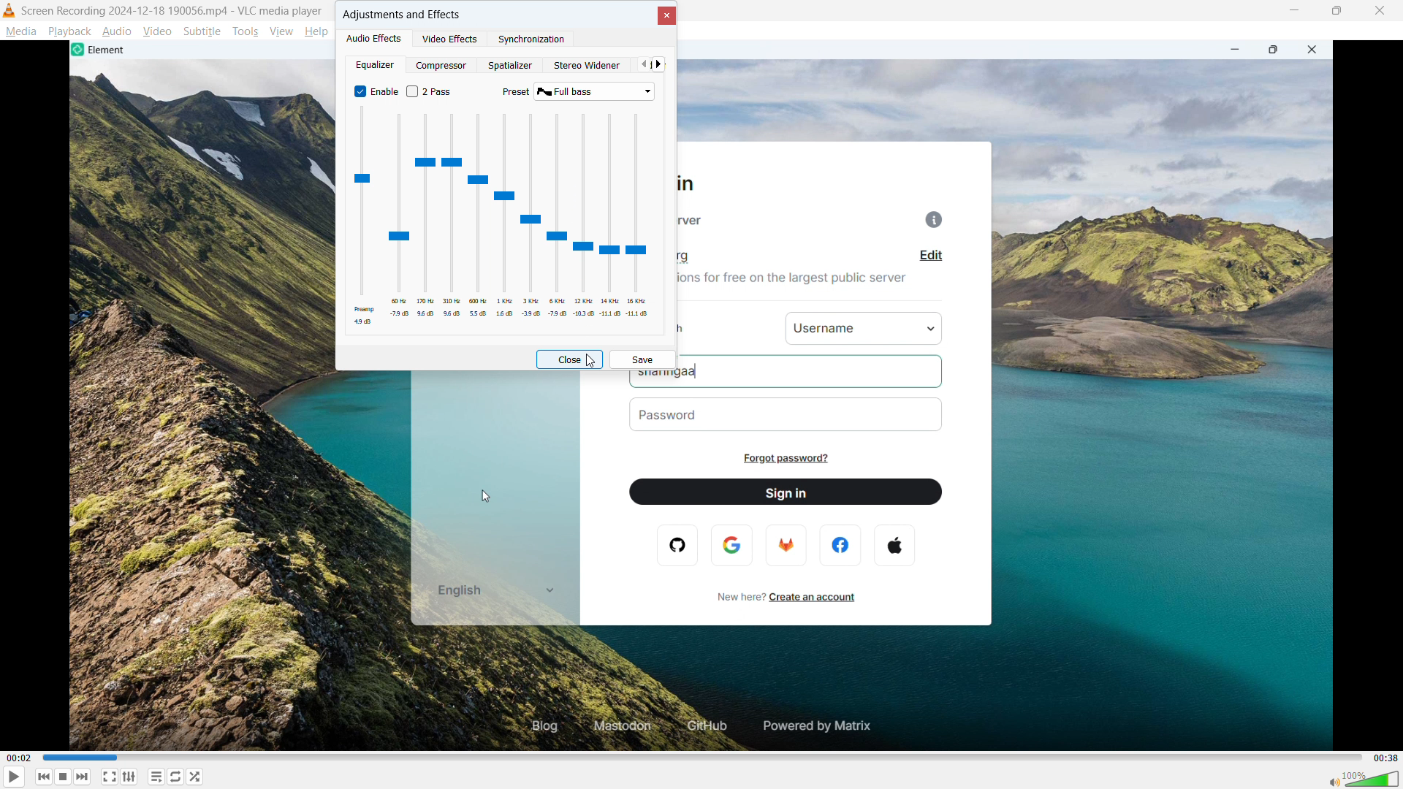 This screenshot has width=1403, height=789. Describe the element at coordinates (609, 216) in the screenshot. I see `Adjust 14 kilohertz ` at that location.